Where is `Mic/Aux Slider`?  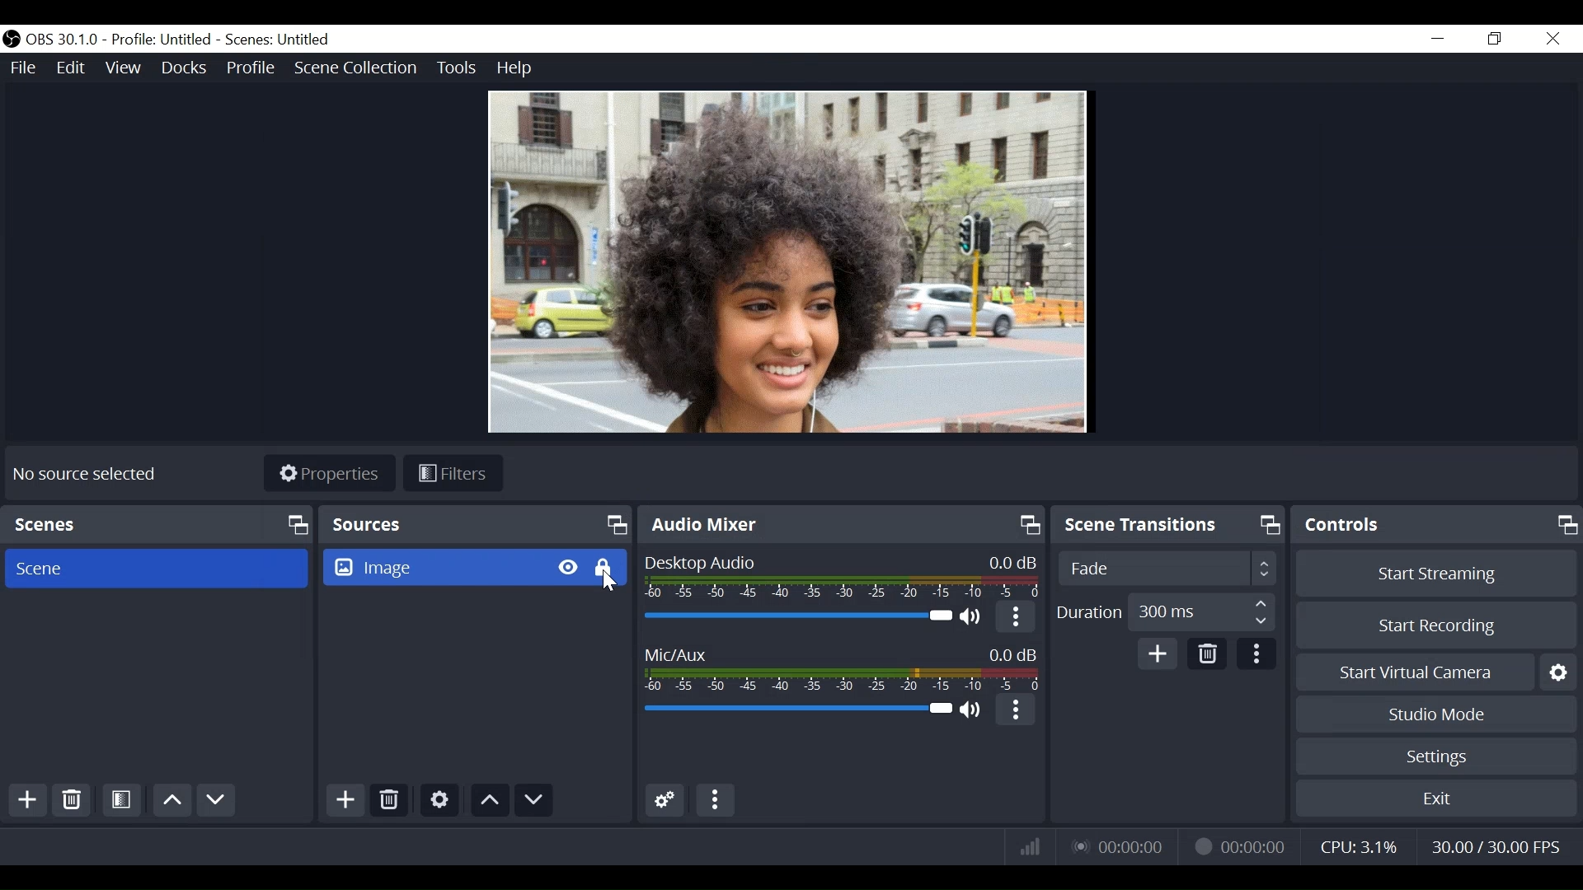
Mic/Aux Slider is located at coordinates (796, 710).